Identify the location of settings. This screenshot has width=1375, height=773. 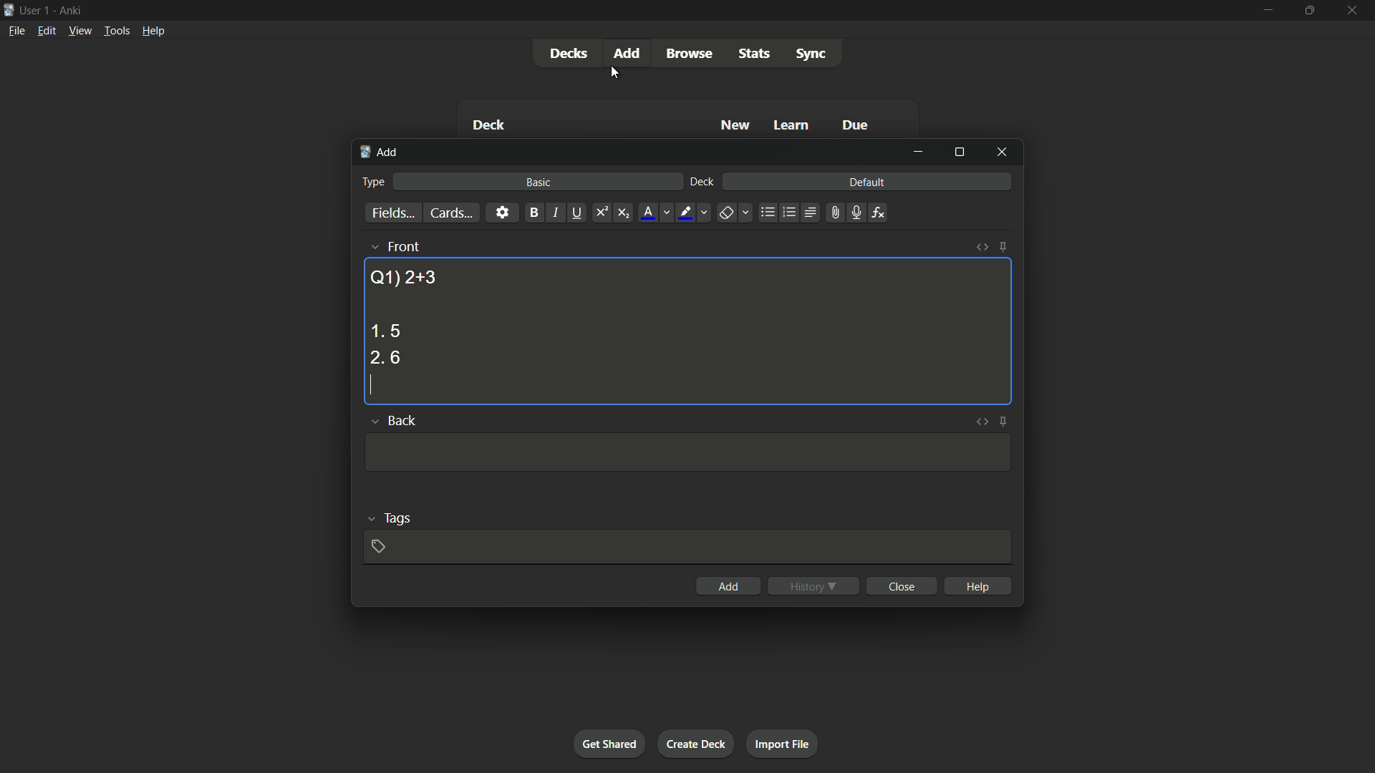
(502, 212).